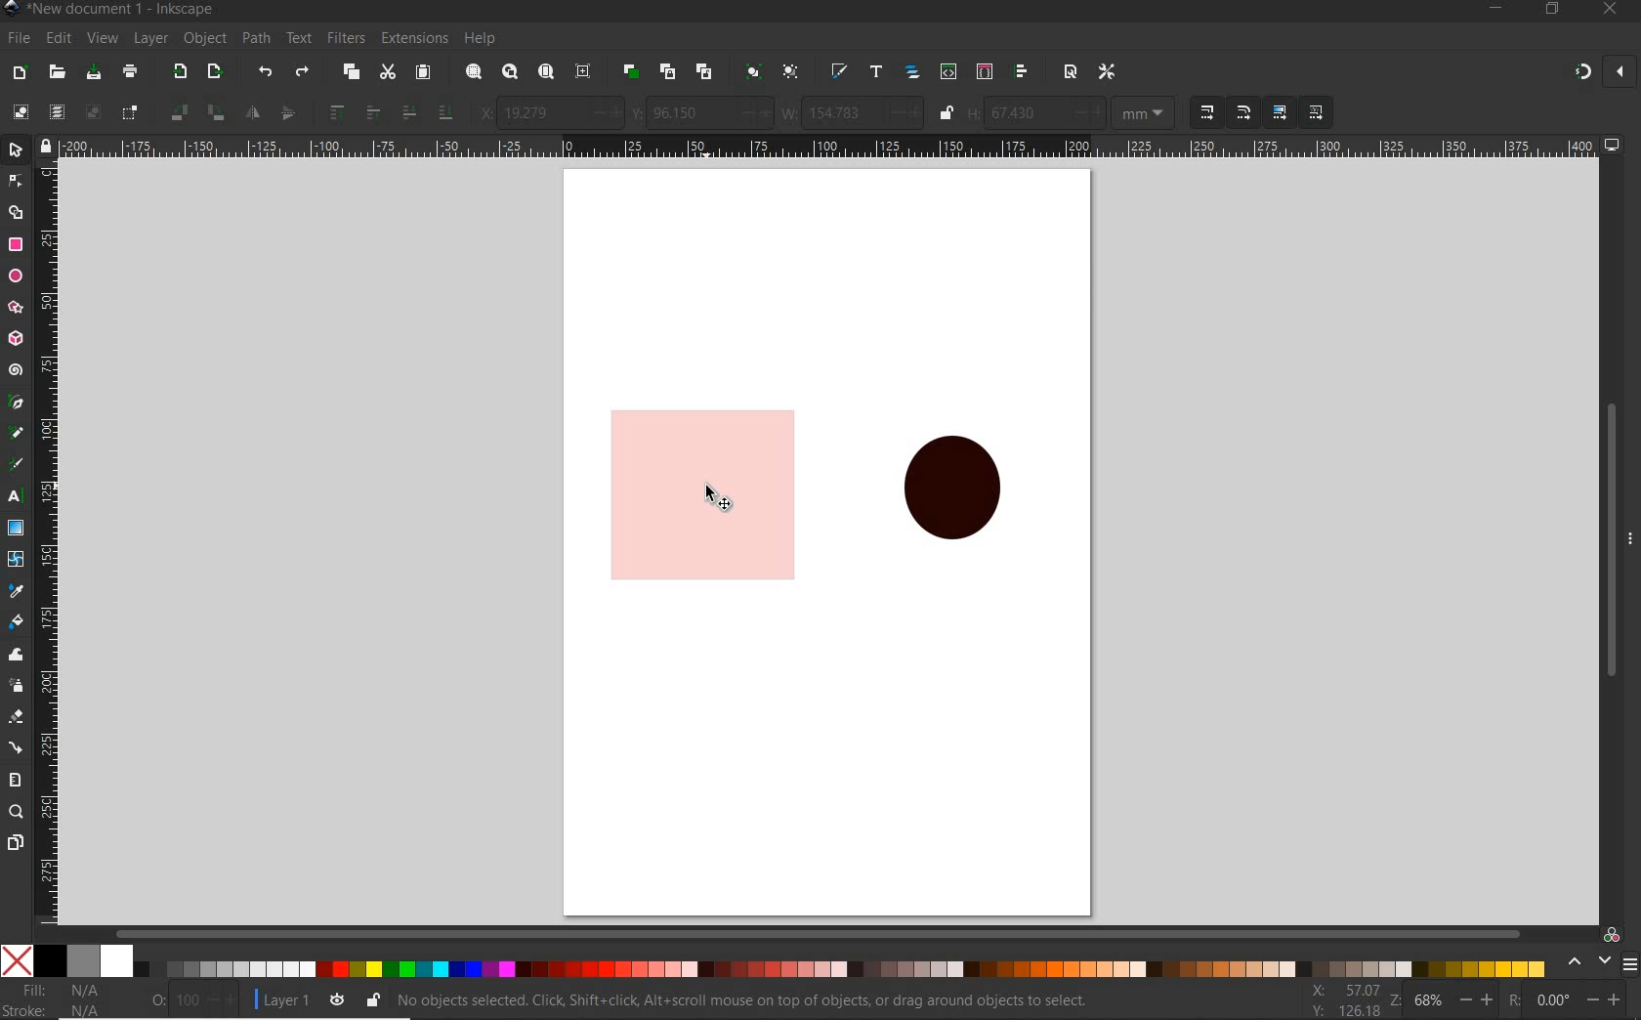 The height and width of the screenshot is (1020, 1641). Describe the element at coordinates (791, 71) in the screenshot. I see `ungroup` at that location.